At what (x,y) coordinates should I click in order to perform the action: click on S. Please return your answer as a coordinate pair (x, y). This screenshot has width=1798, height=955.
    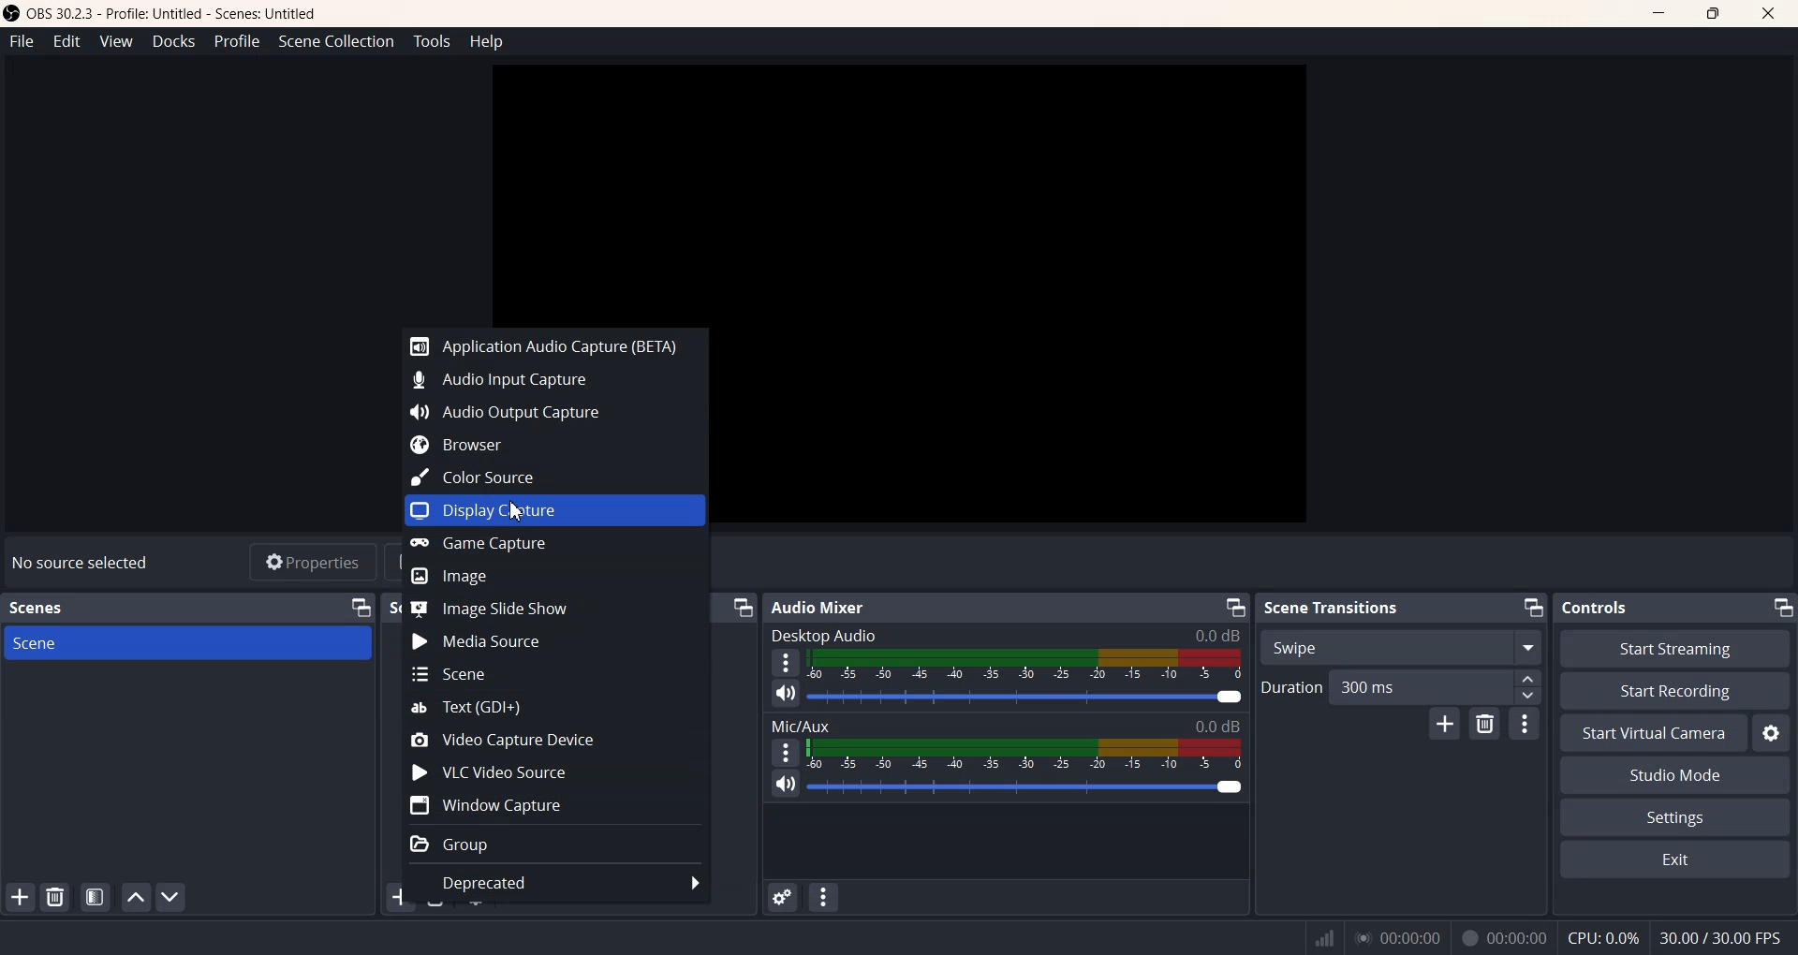
    Looking at the image, I should click on (394, 607).